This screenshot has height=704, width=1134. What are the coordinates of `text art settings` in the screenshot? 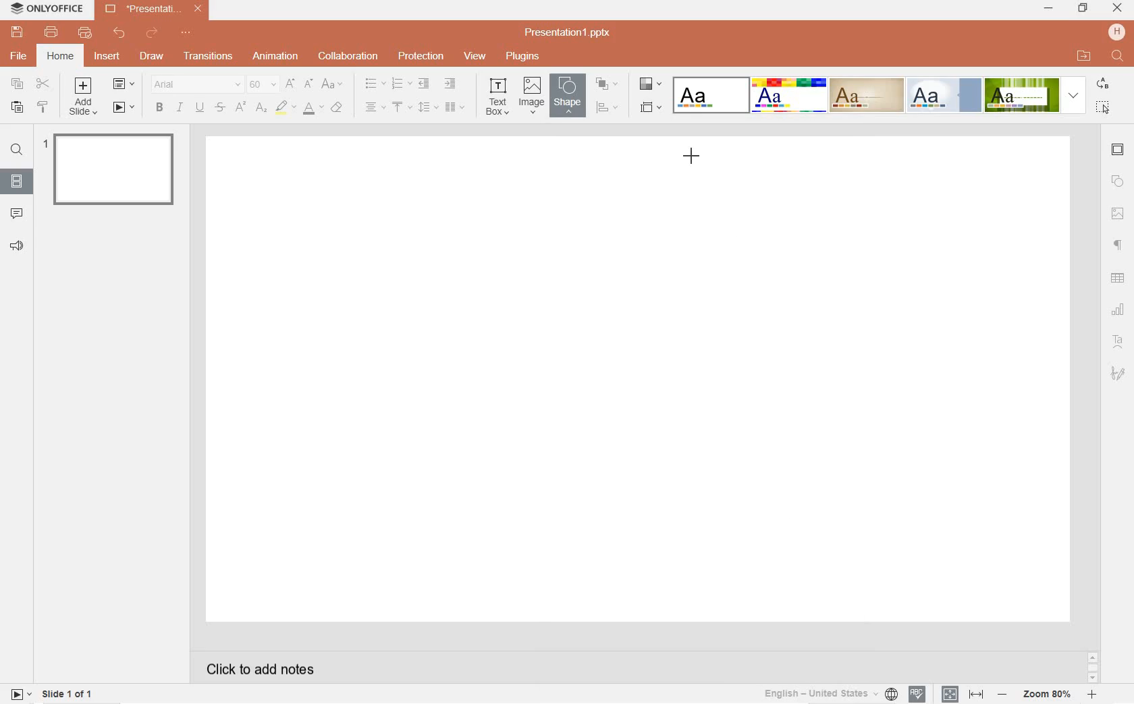 It's located at (1116, 340).